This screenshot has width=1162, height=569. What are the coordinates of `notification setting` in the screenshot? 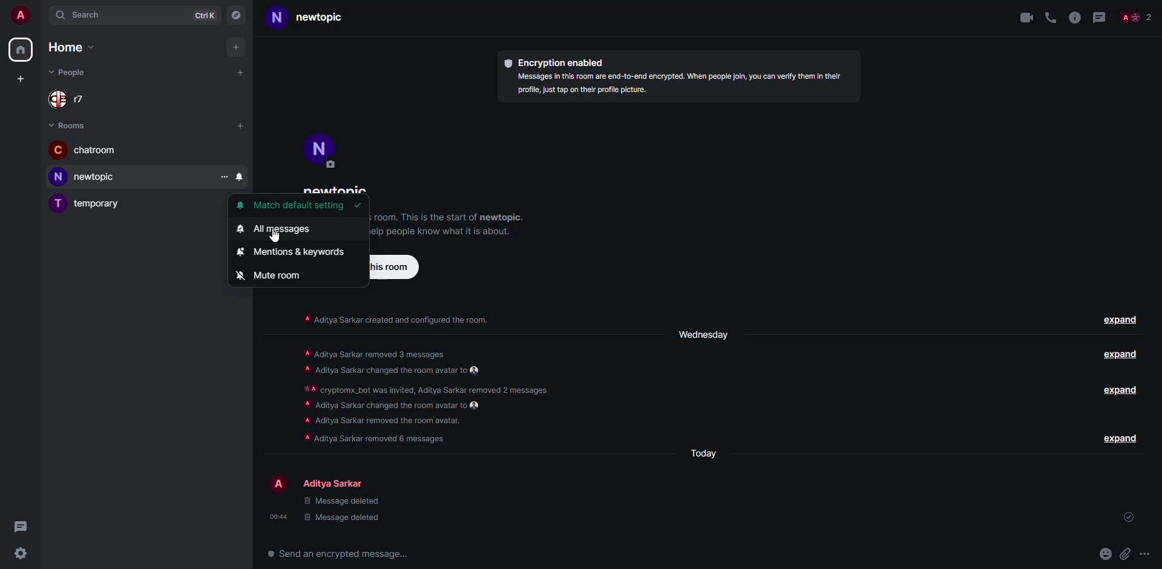 It's located at (239, 176).